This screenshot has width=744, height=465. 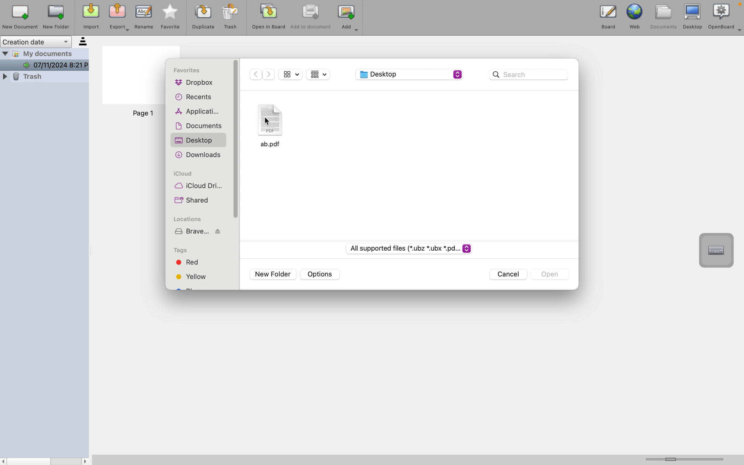 What do you see at coordinates (145, 17) in the screenshot?
I see `rename` at bounding box center [145, 17].